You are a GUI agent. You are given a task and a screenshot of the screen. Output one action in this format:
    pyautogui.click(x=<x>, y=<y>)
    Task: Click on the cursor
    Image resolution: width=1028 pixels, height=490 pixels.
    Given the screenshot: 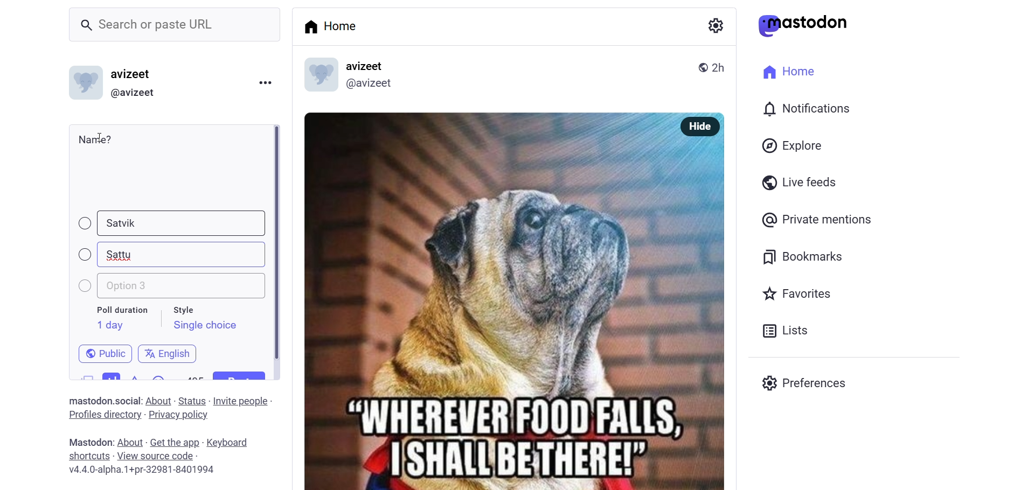 What is the action you would take?
    pyautogui.click(x=105, y=136)
    